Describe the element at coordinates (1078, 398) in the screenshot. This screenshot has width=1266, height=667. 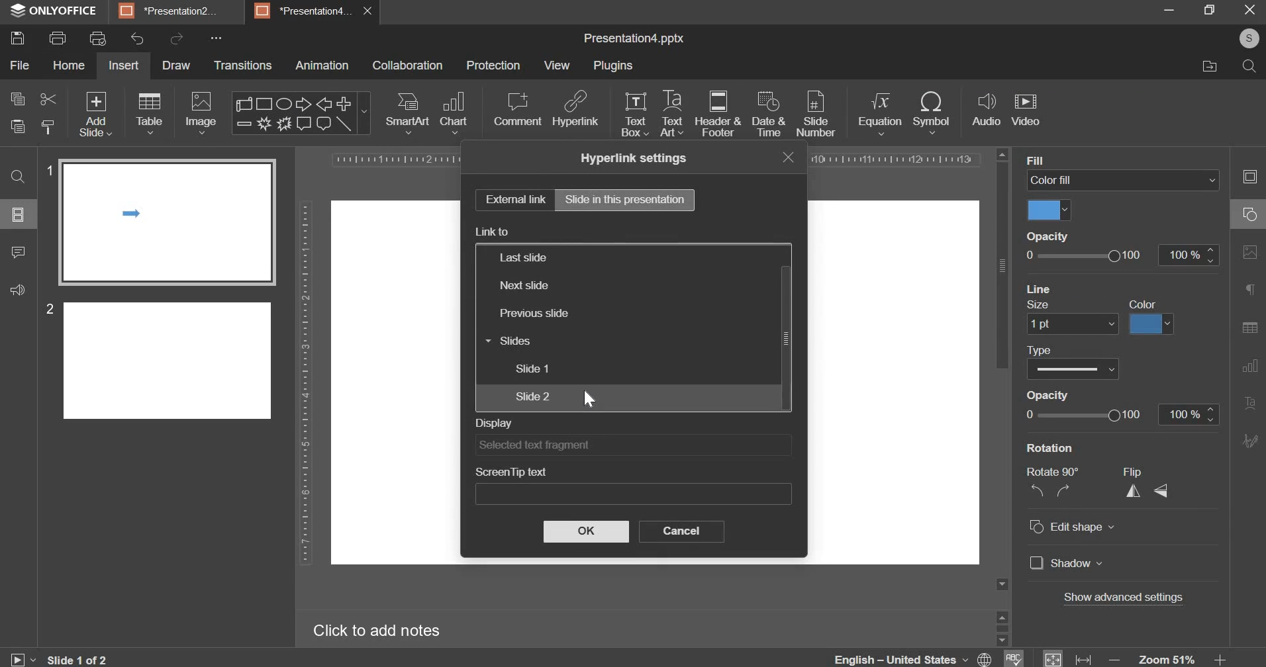
I see `` at that location.